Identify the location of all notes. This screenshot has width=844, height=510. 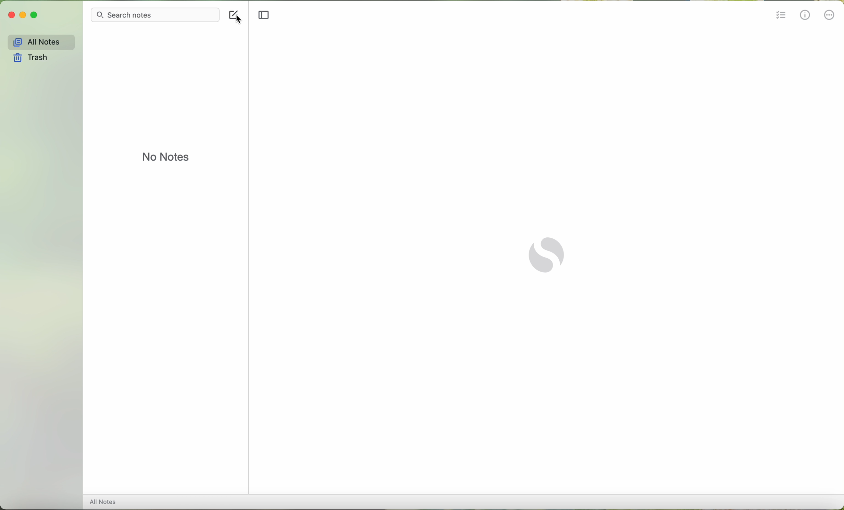
(105, 502).